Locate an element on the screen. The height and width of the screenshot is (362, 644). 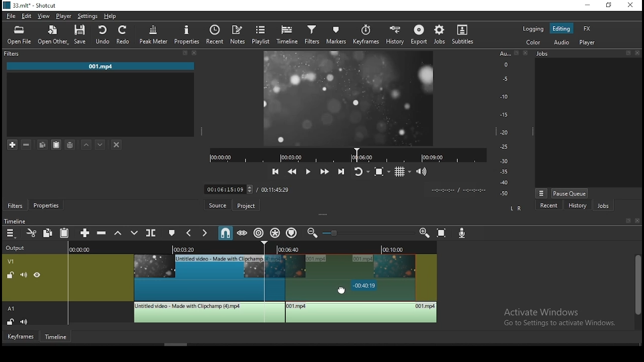
video preview is located at coordinates (350, 97).